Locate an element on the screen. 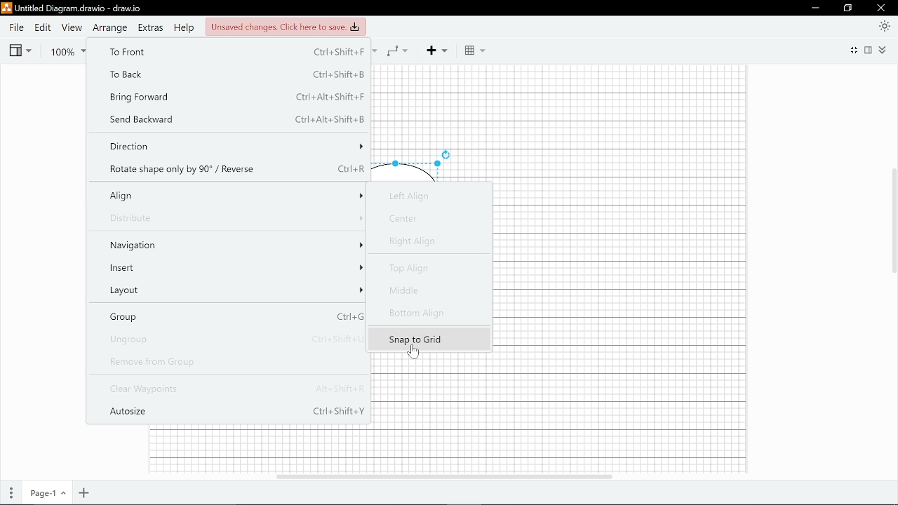  rotate shape by 90 degrees/ Reverse Ctrl+R is located at coordinates (234, 168).